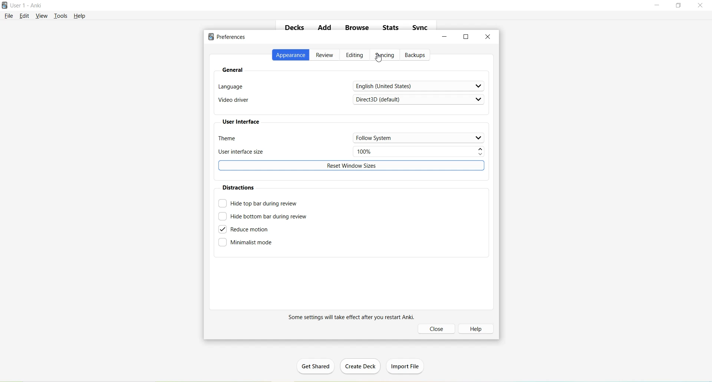 Image resolution: width=712 pixels, height=382 pixels. I want to click on Syncing, so click(385, 56).